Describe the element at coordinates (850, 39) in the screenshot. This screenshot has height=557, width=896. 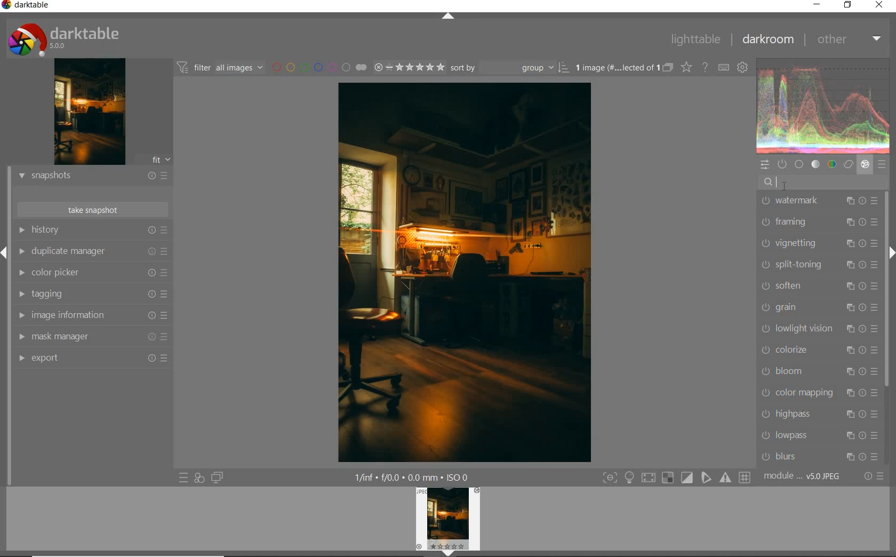
I see `other` at that location.